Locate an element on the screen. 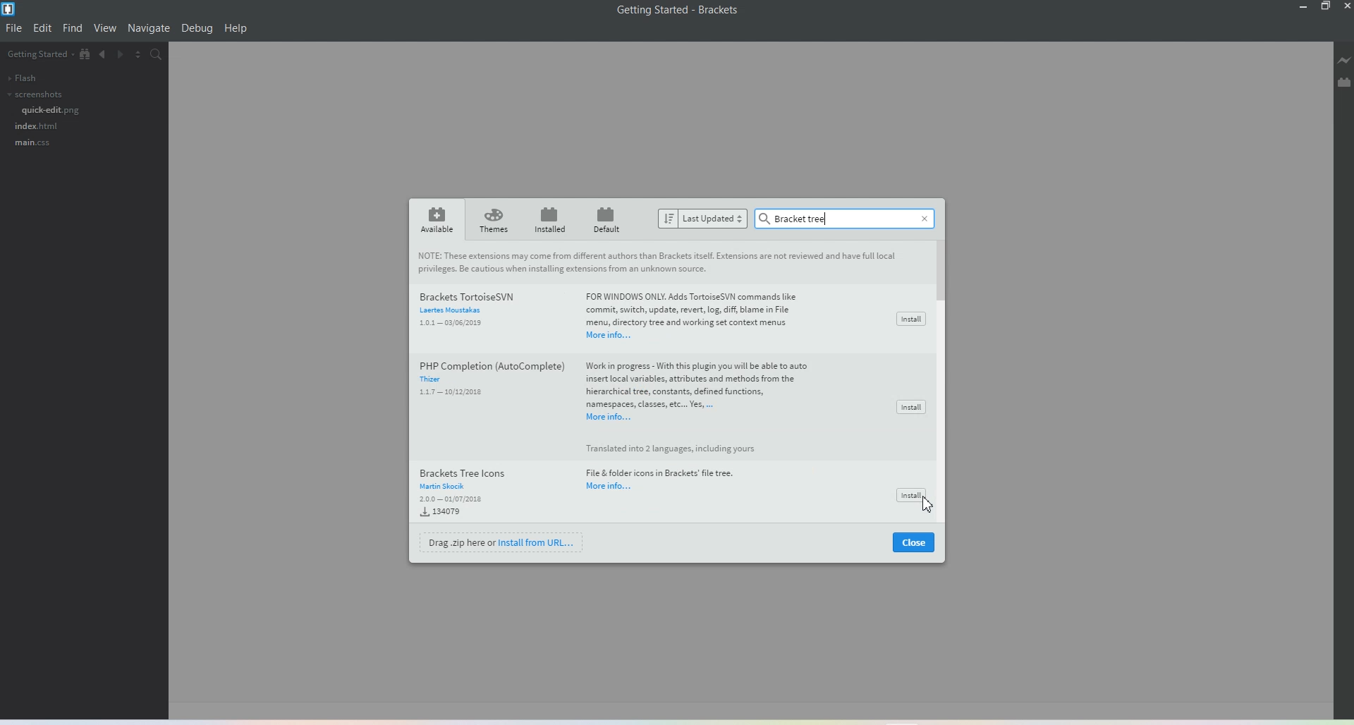  Text is located at coordinates (659, 262).